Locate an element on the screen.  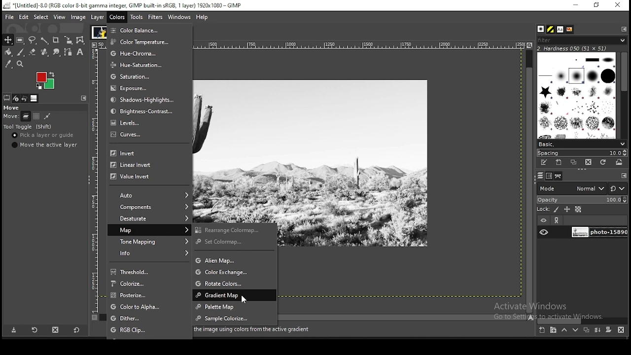
move channels is located at coordinates (36, 116).